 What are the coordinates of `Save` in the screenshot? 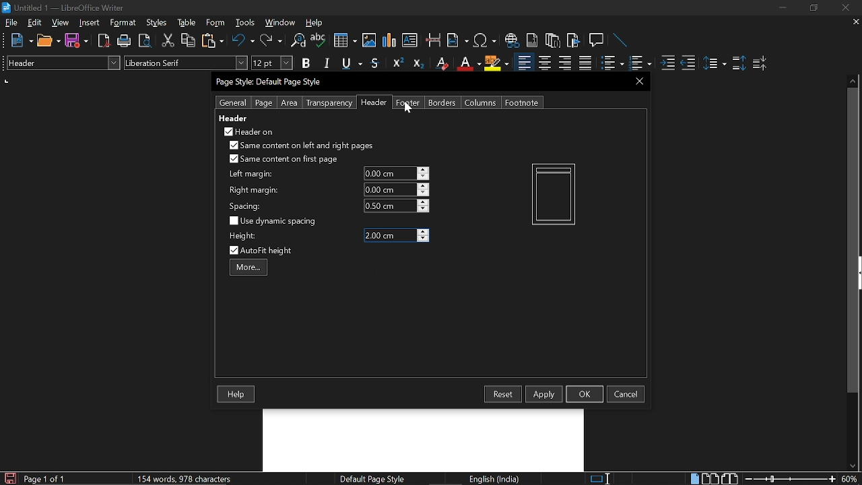 It's located at (9, 478).